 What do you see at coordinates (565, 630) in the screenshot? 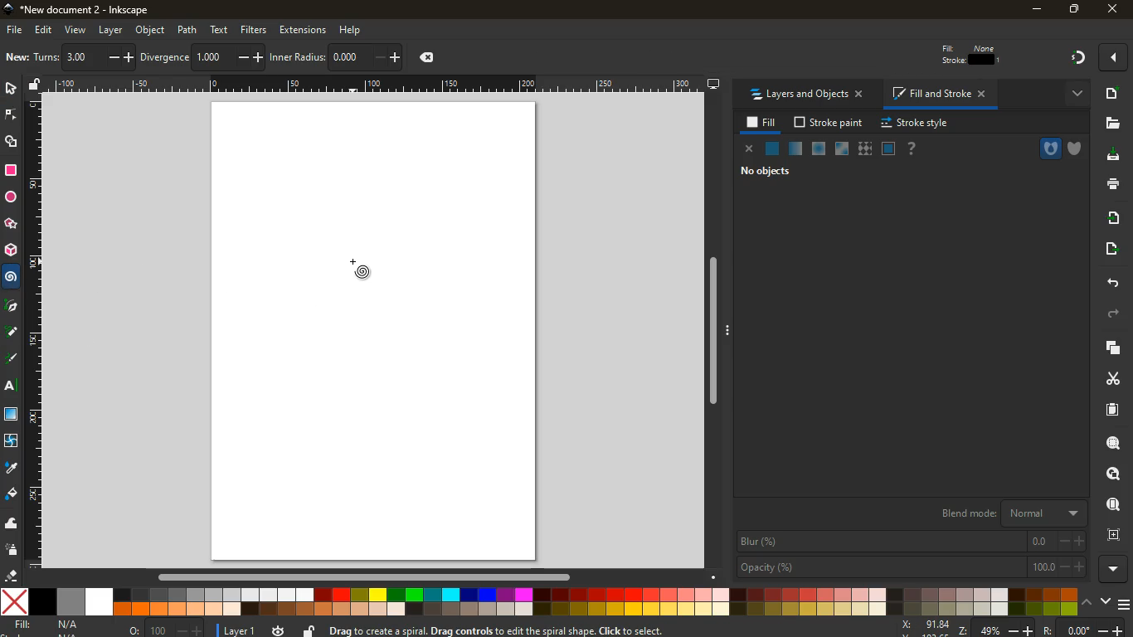
I see `message` at bounding box center [565, 630].